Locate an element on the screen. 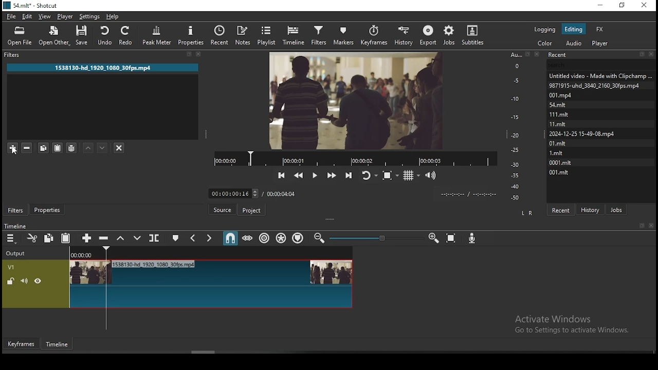  split at playhead is located at coordinates (153, 238).